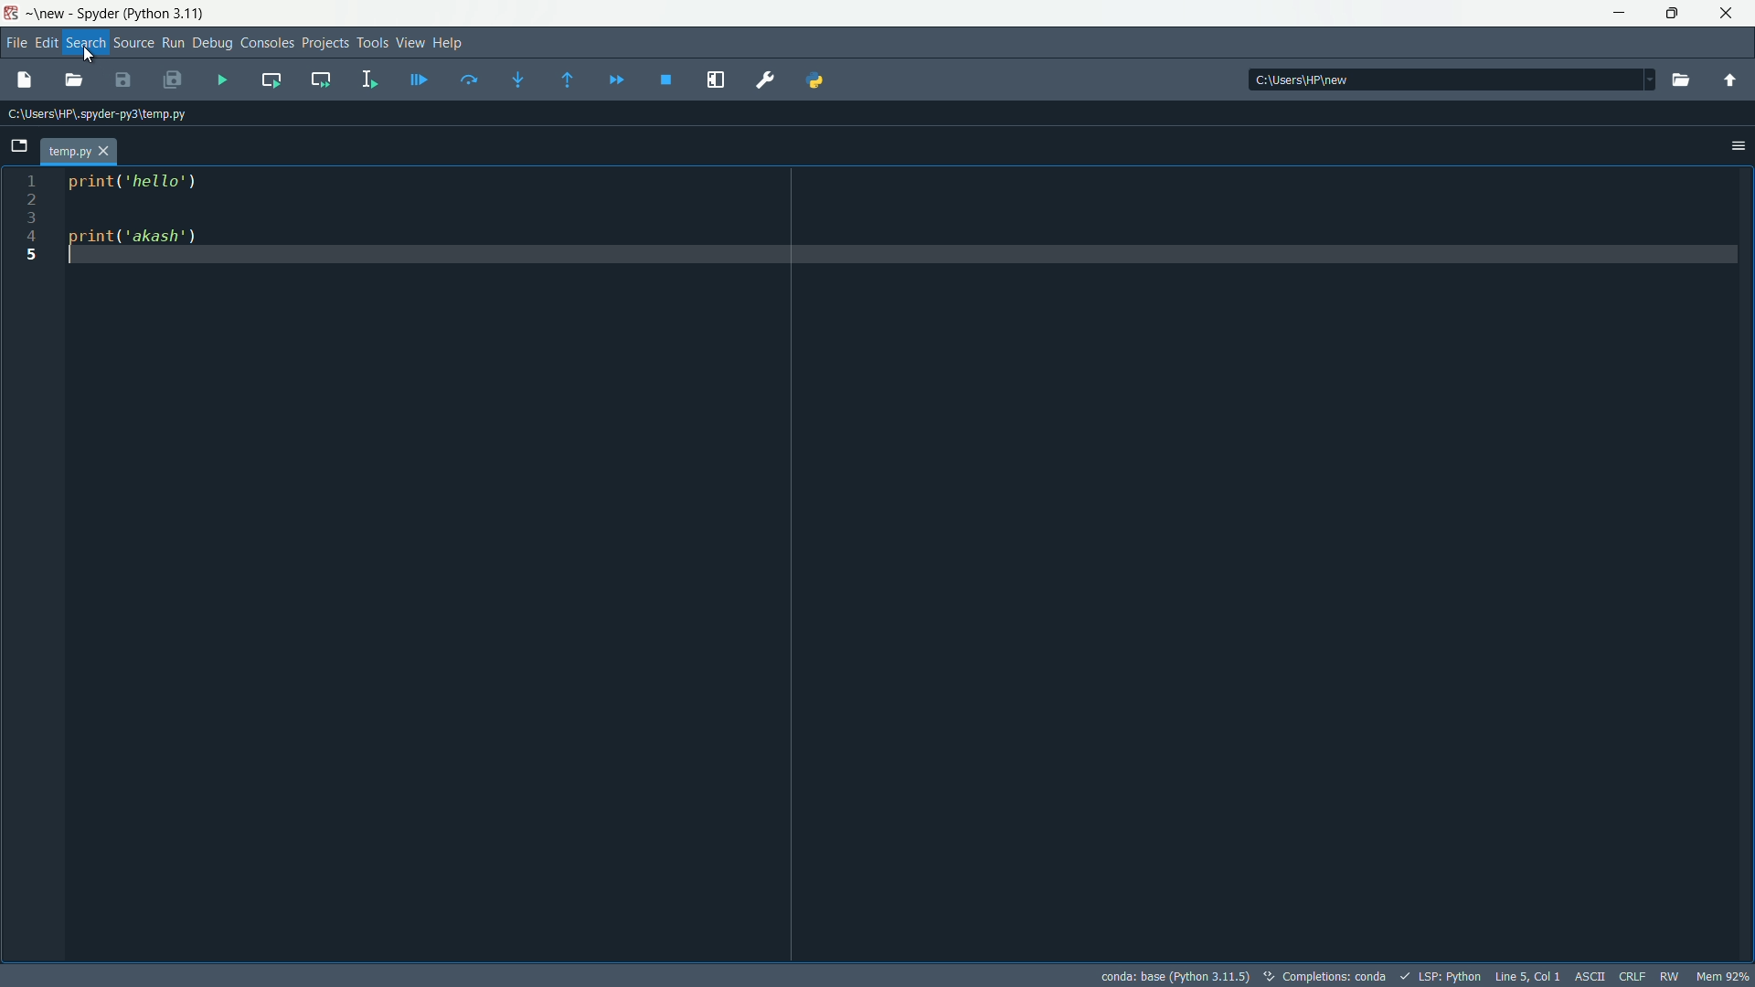  What do you see at coordinates (24, 80) in the screenshot?
I see `new file` at bounding box center [24, 80].